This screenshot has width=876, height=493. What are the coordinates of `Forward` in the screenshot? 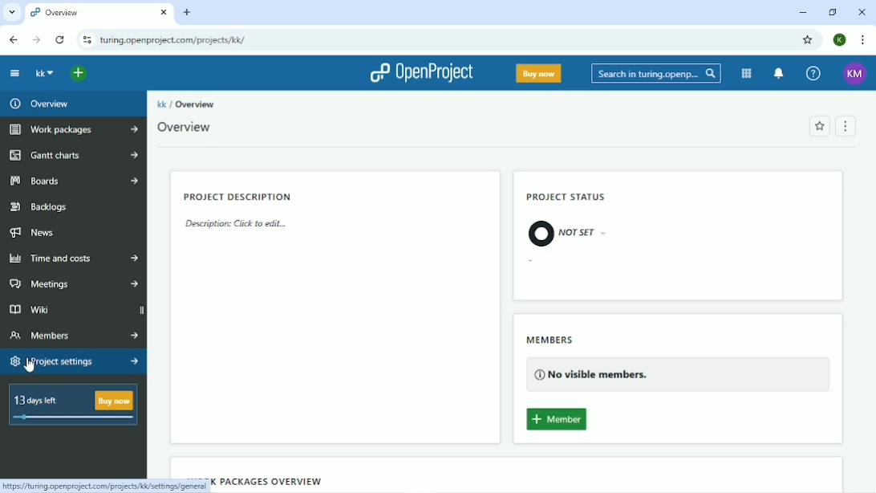 It's located at (37, 40).